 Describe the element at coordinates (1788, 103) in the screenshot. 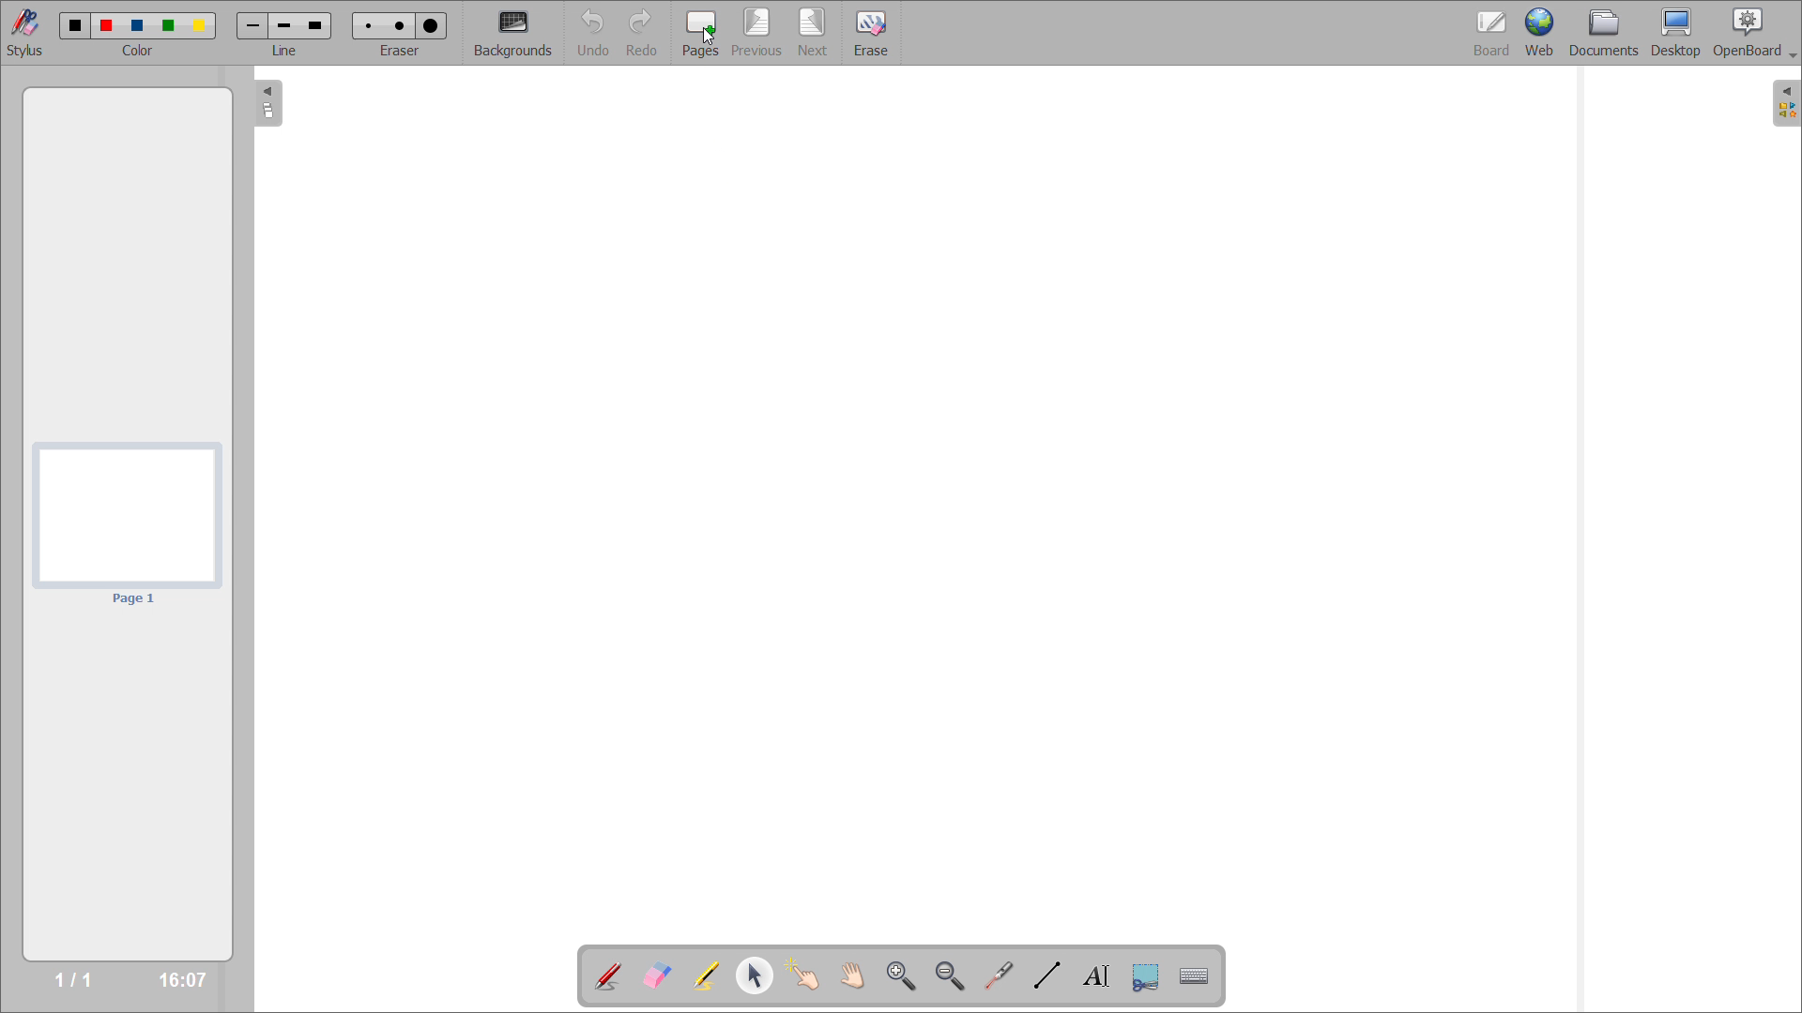

I see `open folders view` at that location.